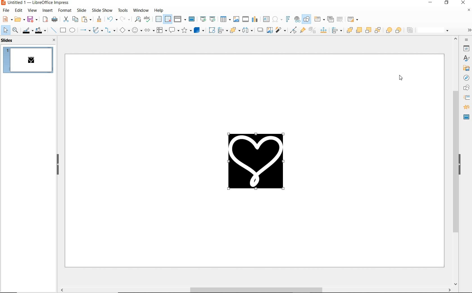  What do you see at coordinates (269, 30) in the screenshot?
I see `crop image` at bounding box center [269, 30].